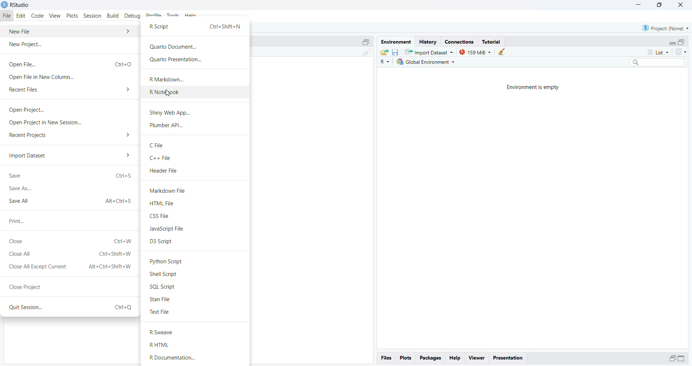  What do you see at coordinates (405, 358) in the screenshot?
I see `plots` at bounding box center [405, 358].